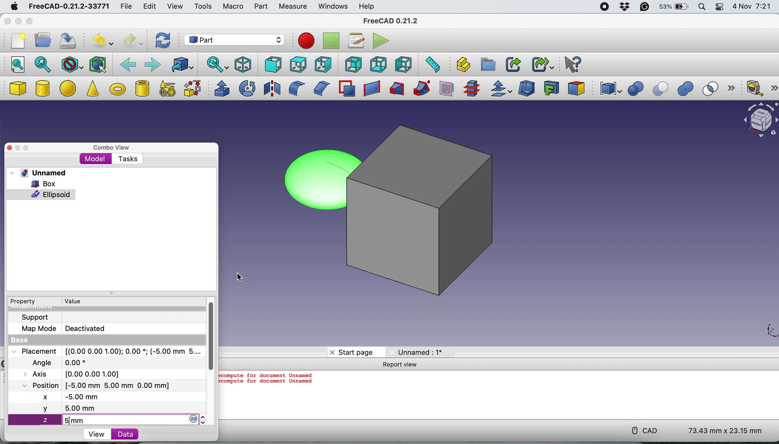 Image resolution: width=779 pixels, height=444 pixels. What do you see at coordinates (366, 6) in the screenshot?
I see `help` at bounding box center [366, 6].